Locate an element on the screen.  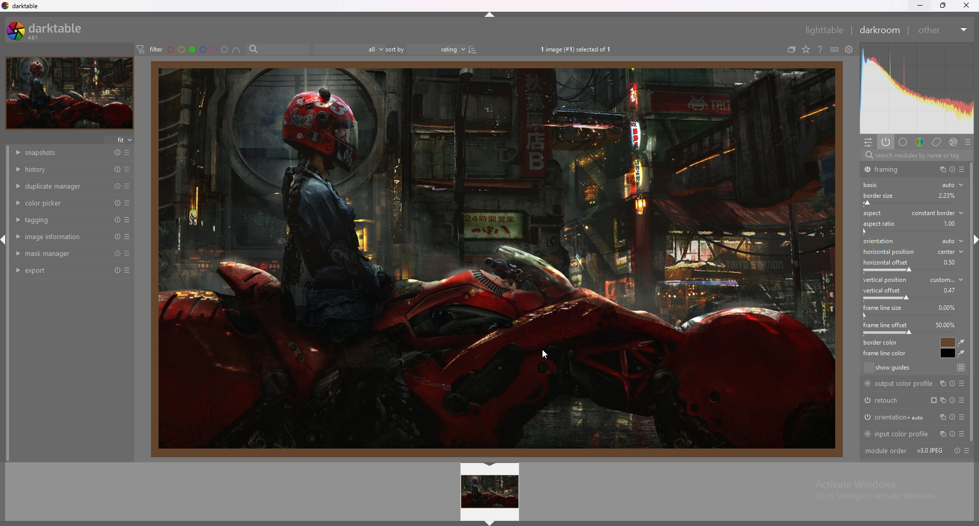
horizontal position is located at coordinates (912, 252).